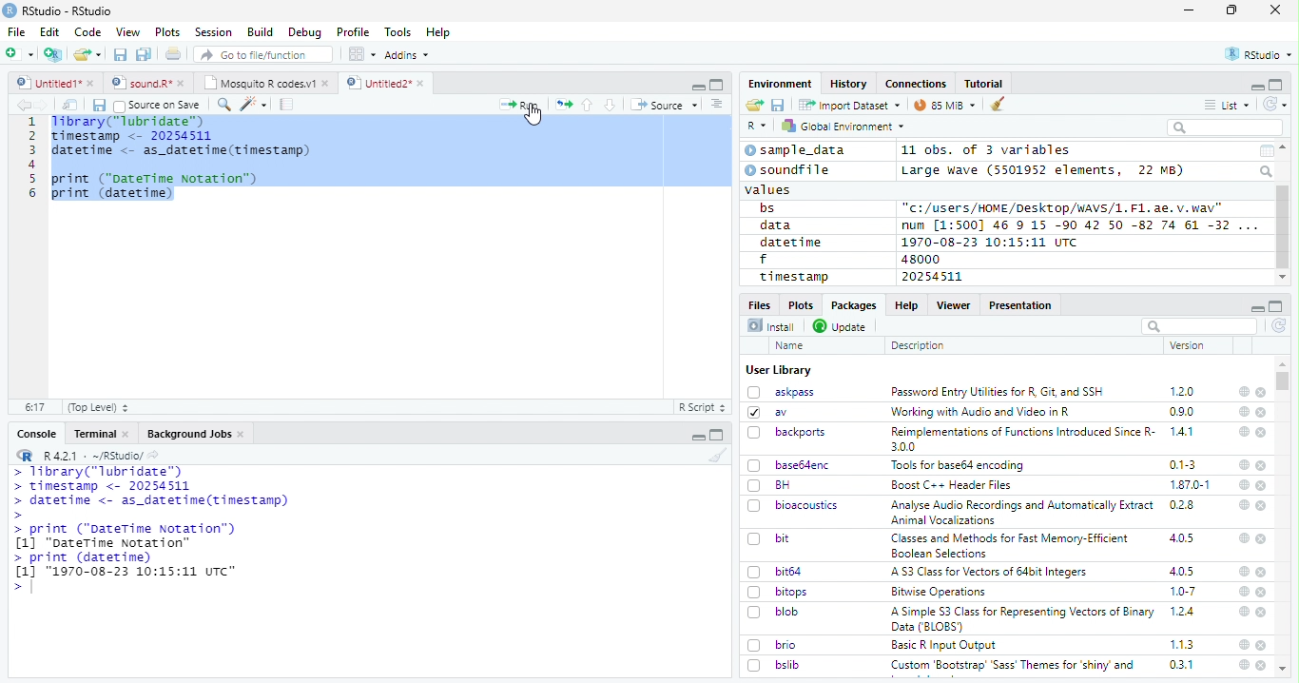 The width and height of the screenshot is (1299, 683). Describe the element at coordinates (987, 151) in the screenshot. I see `11 obs. of 3 variables` at that location.